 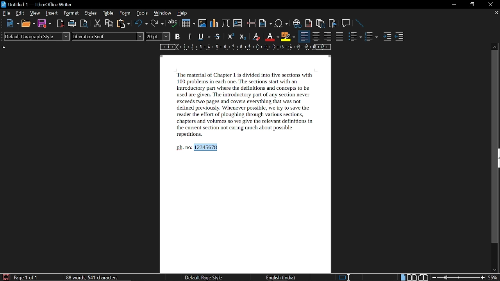 What do you see at coordinates (20, 14) in the screenshot?
I see `edit` at bounding box center [20, 14].